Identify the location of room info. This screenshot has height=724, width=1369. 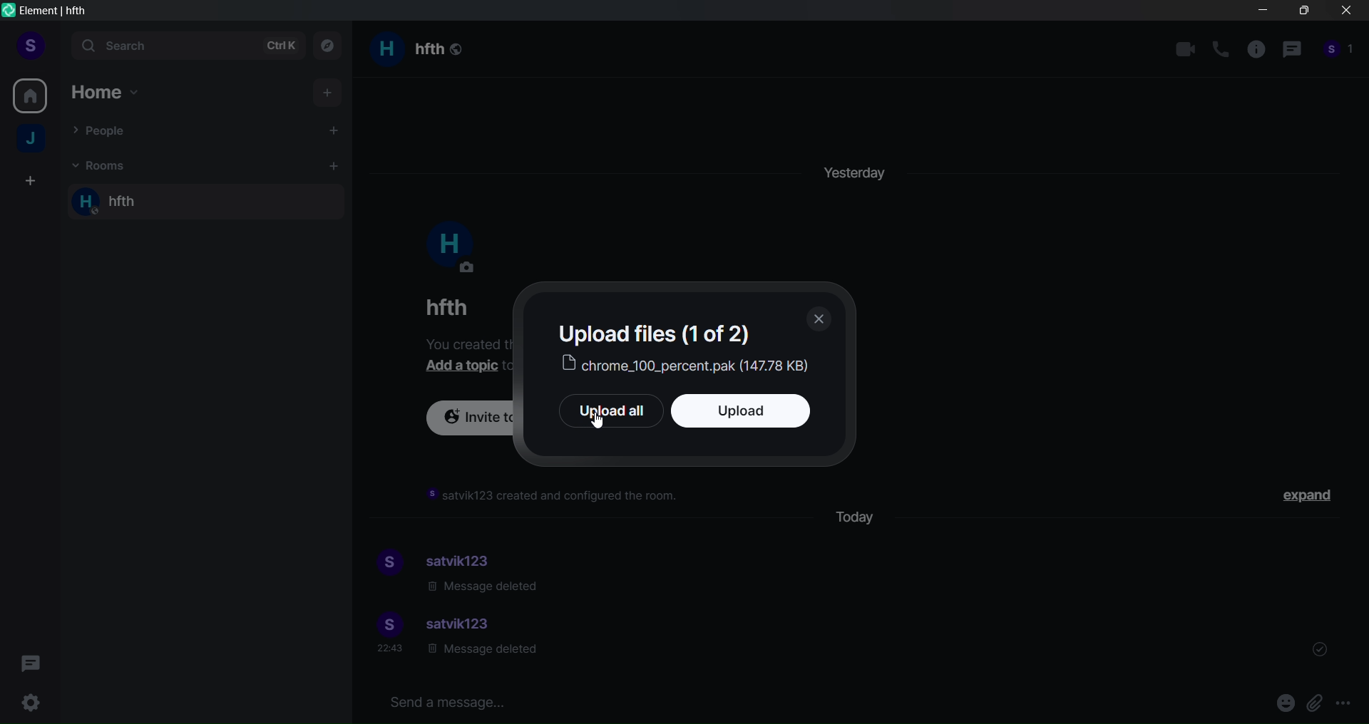
(1254, 52).